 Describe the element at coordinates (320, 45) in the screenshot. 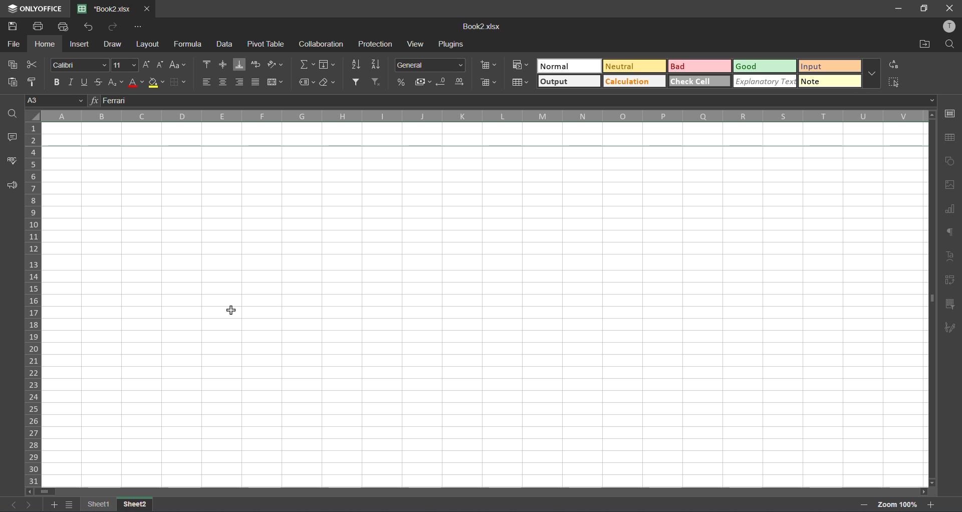

I see `collaboration` at that location.